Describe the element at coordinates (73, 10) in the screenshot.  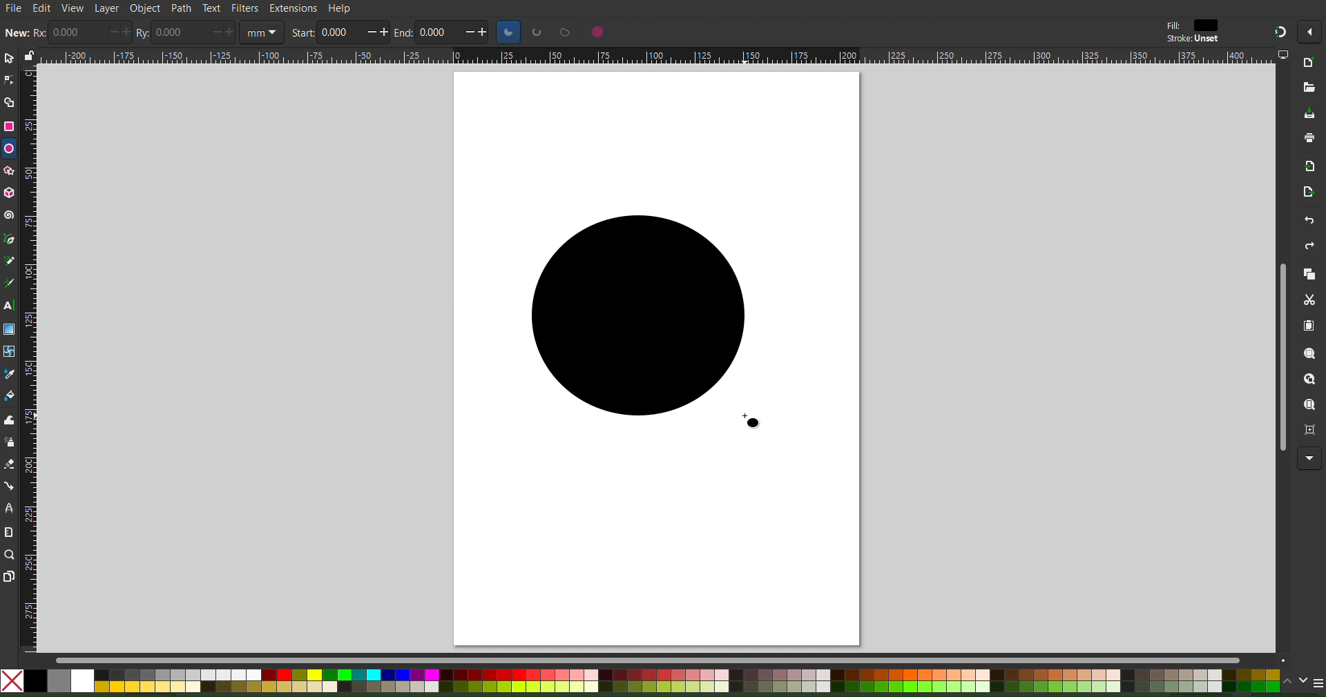
I see `View` at that location.